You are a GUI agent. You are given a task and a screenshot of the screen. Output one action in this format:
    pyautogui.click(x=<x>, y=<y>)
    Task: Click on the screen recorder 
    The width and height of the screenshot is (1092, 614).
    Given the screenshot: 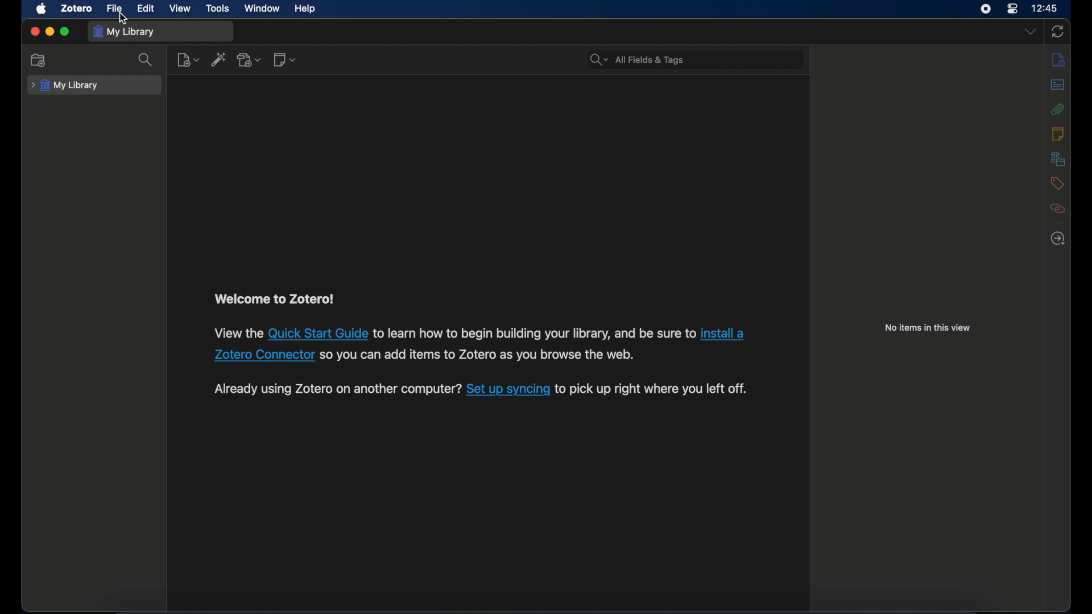 What is the action you would take?
    pyautogui.click(x=984, y=9)
    